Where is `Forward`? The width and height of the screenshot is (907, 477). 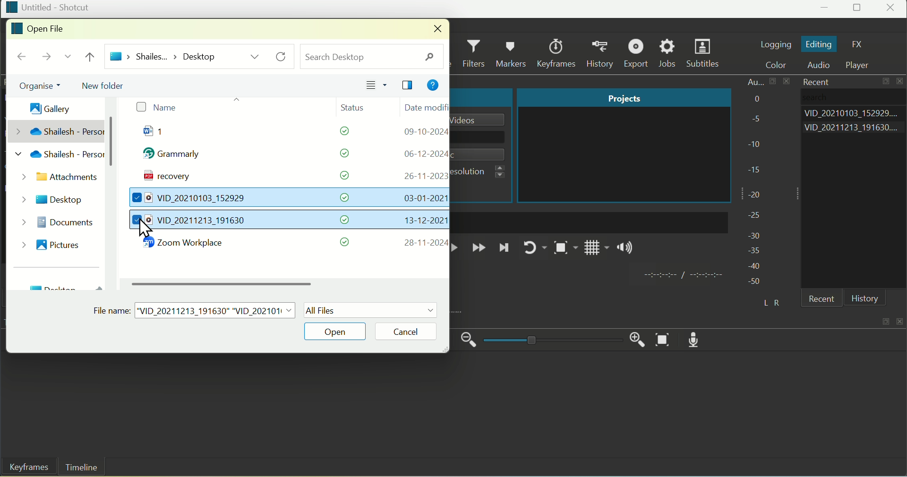
Forward is located at coordinates (479, 248).